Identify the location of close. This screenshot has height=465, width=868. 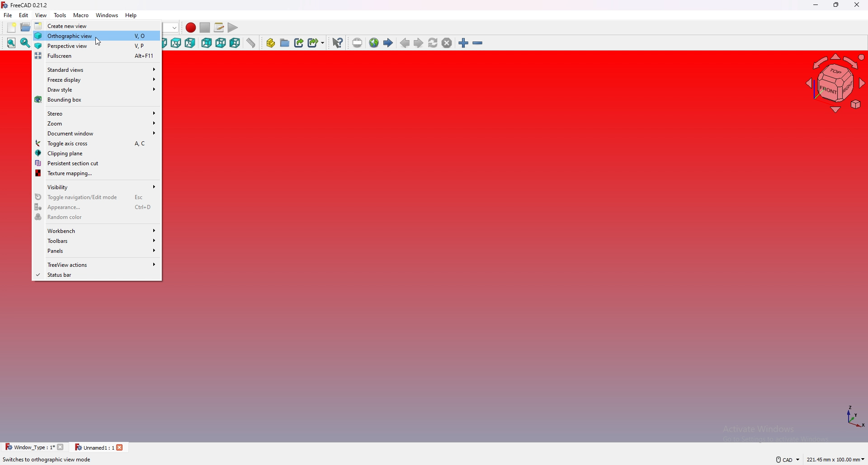
(857, 5).